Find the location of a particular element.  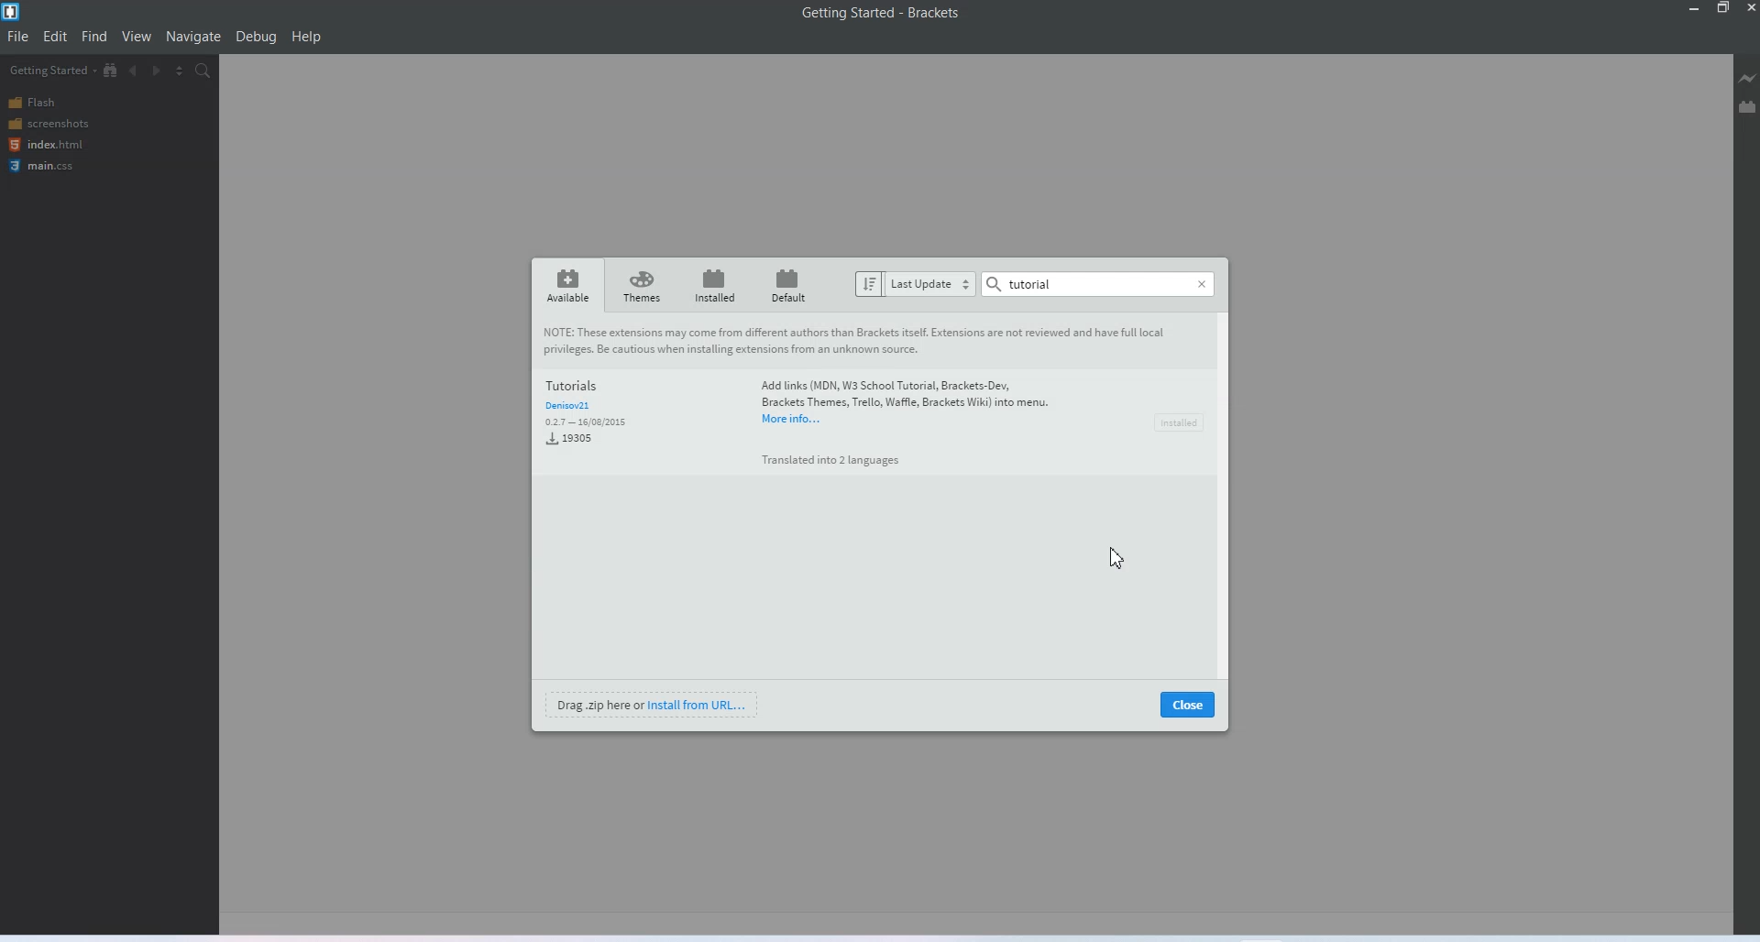

Screenshots is located at coordinates (49, 124).